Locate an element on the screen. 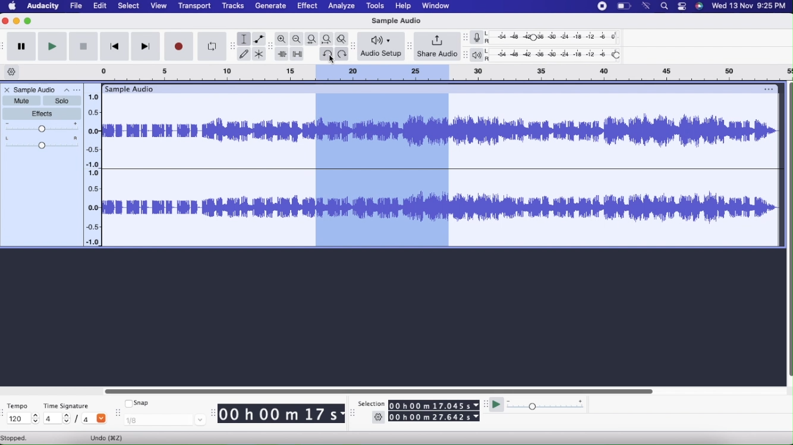 This screenshot has height=445, width=793. 120 is located at coordinates (23, 419).